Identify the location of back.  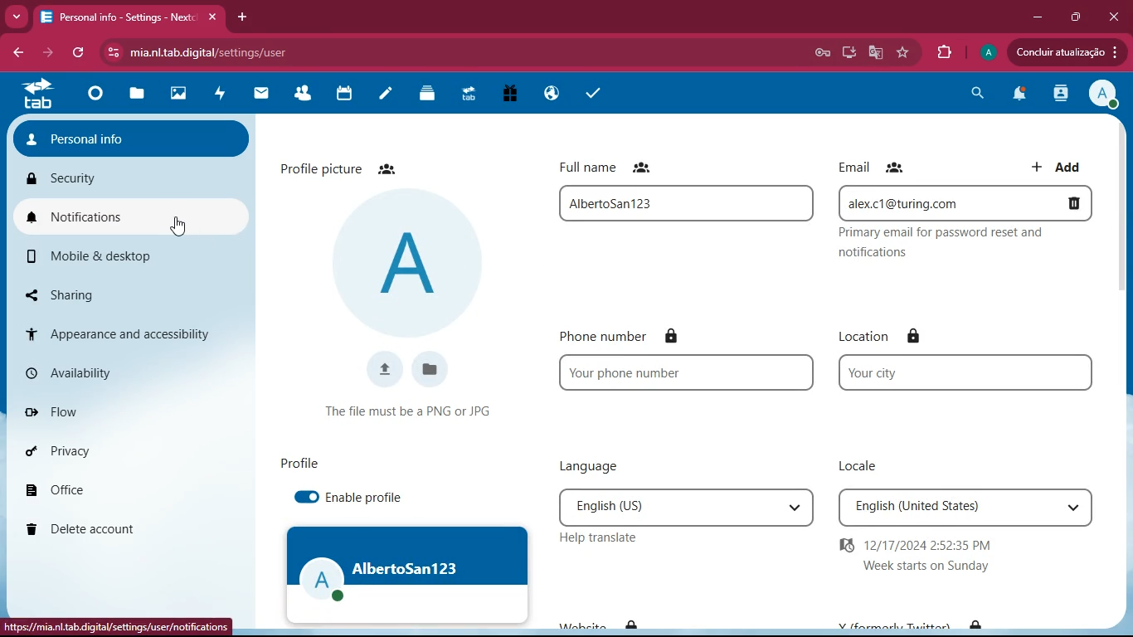
(17, 53).